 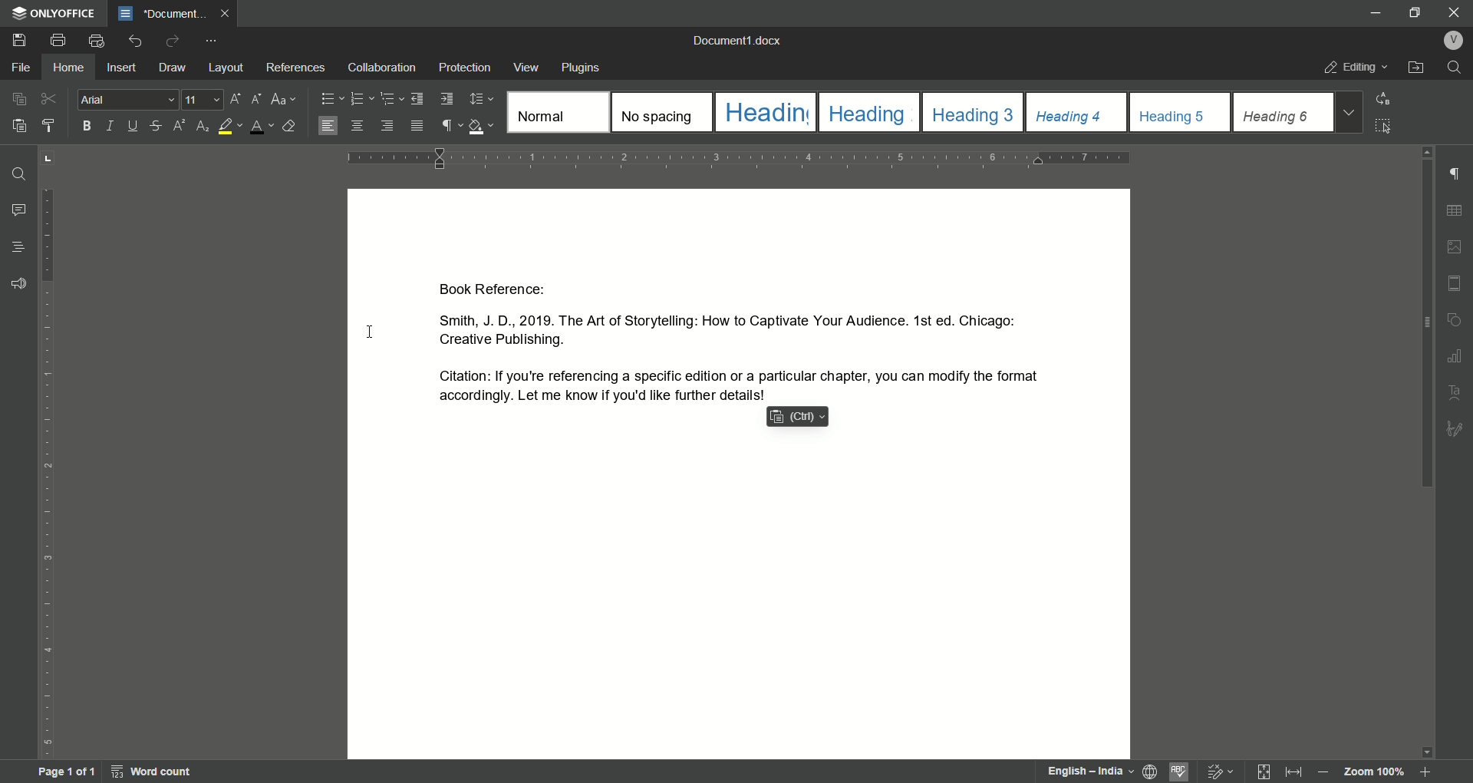 What do you see at coordinates (328, 126) in the screenshot?
I see `align left` at bounding box center [328, 126].